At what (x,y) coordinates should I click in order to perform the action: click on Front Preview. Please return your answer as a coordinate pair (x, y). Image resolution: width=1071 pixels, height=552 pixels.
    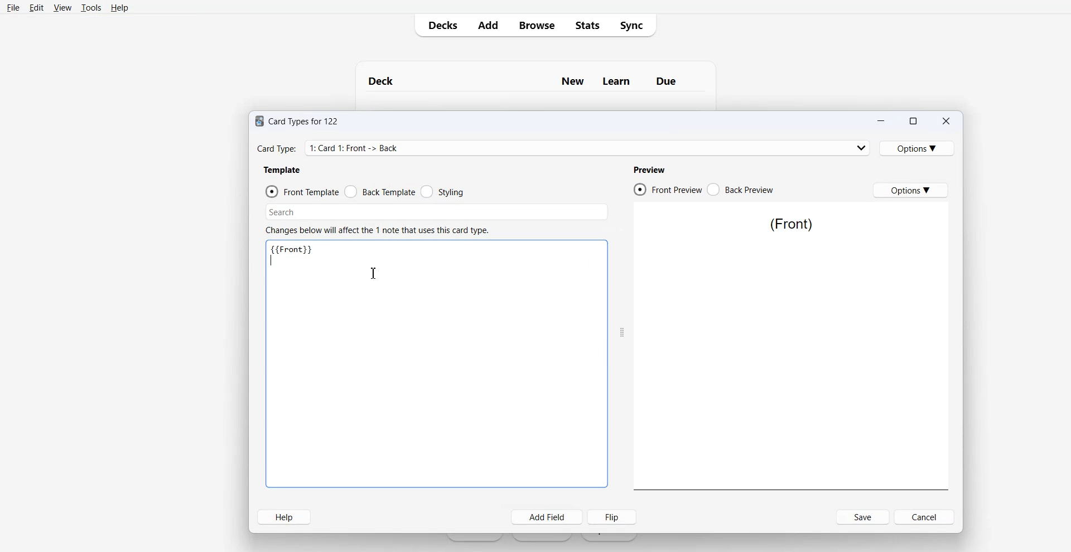
    Looking at the image, I should click on (667, 188).